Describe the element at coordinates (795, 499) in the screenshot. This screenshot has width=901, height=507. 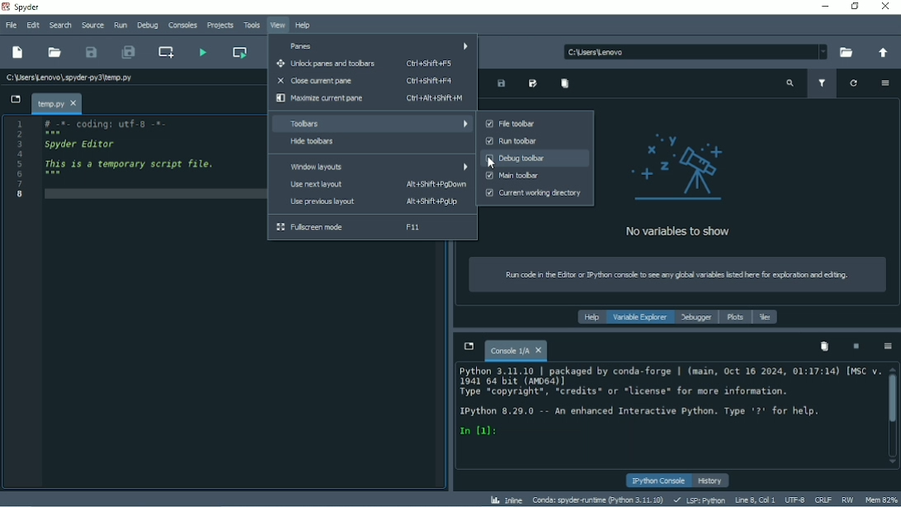
I see `UTF` at that location.